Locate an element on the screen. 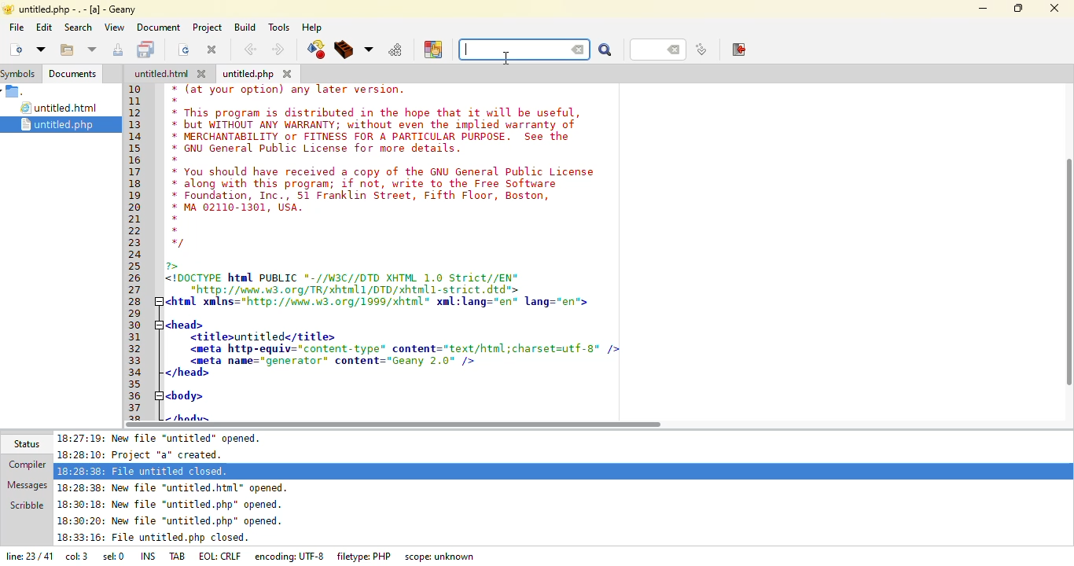 Image resolution: width=1074 pixels, height=566 pixels. tools is located at coordinates (278, 27).